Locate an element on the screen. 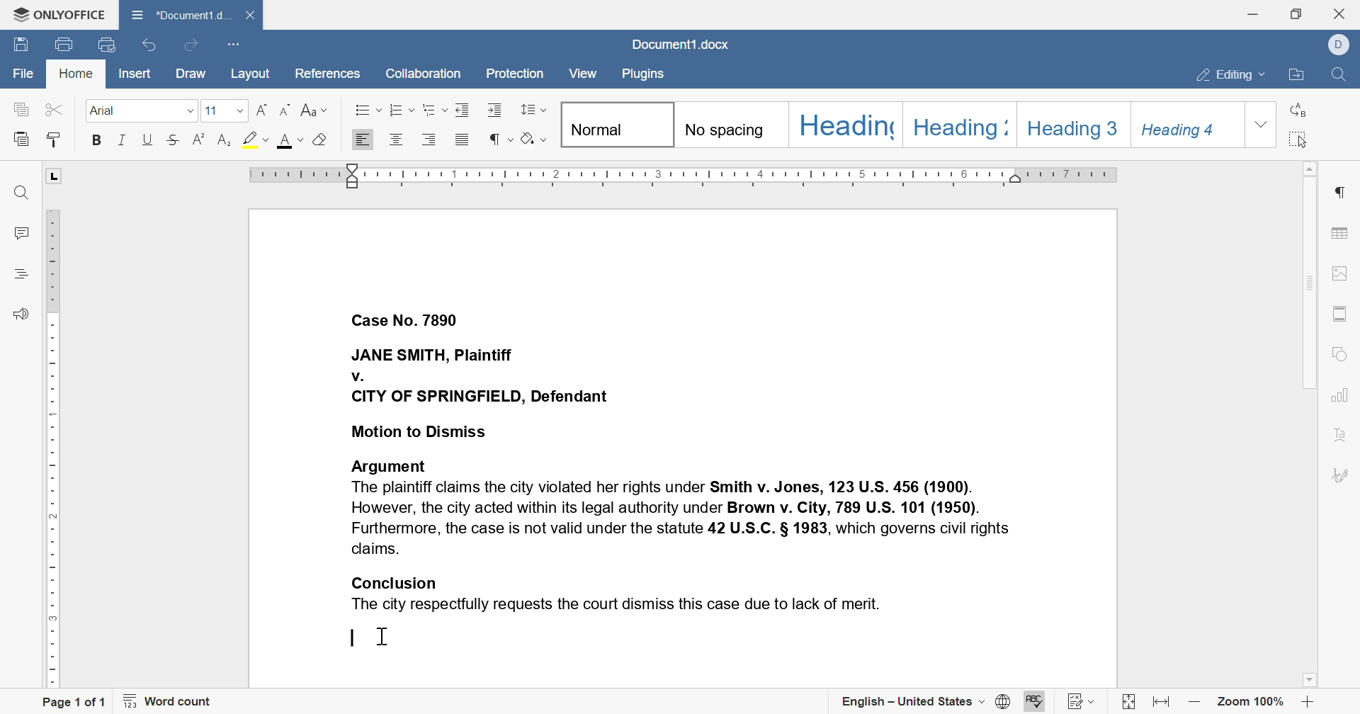  superscript is located at coordinates (222, 140).